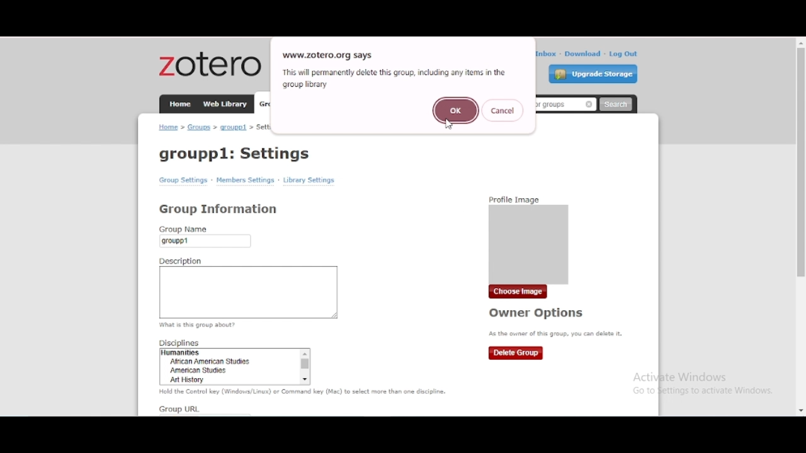 The height and width of the screenshot is (453, 806). What do you see at coordinates (530, 237) in the screenshot?
I see `profile image` at bounding box center [530, 237].